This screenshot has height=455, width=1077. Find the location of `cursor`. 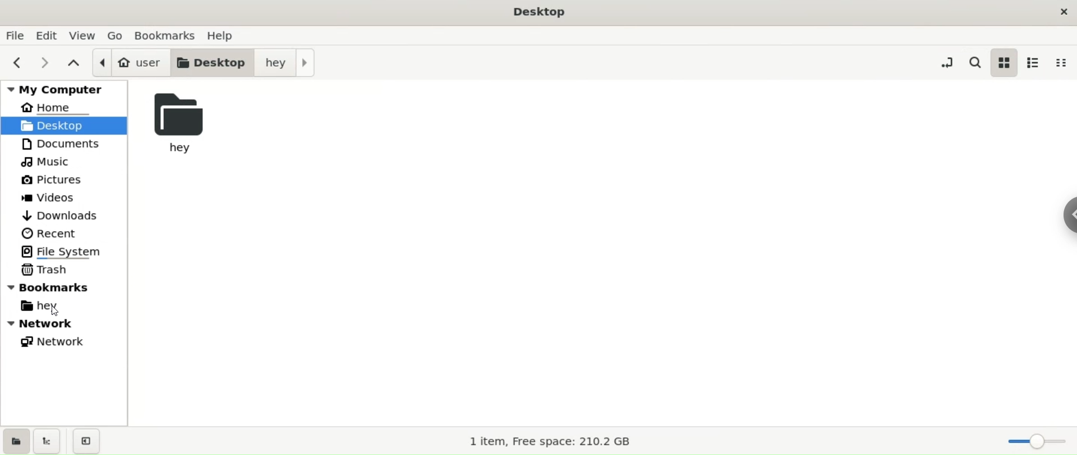

cursor is located at coordinates (53, 310).